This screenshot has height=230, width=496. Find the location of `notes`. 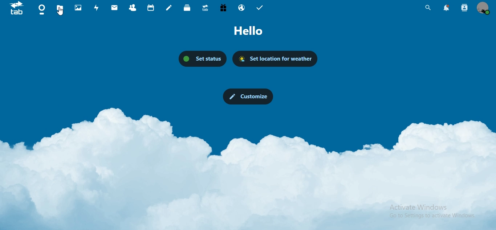

notes is located at coordinates (169, 8).